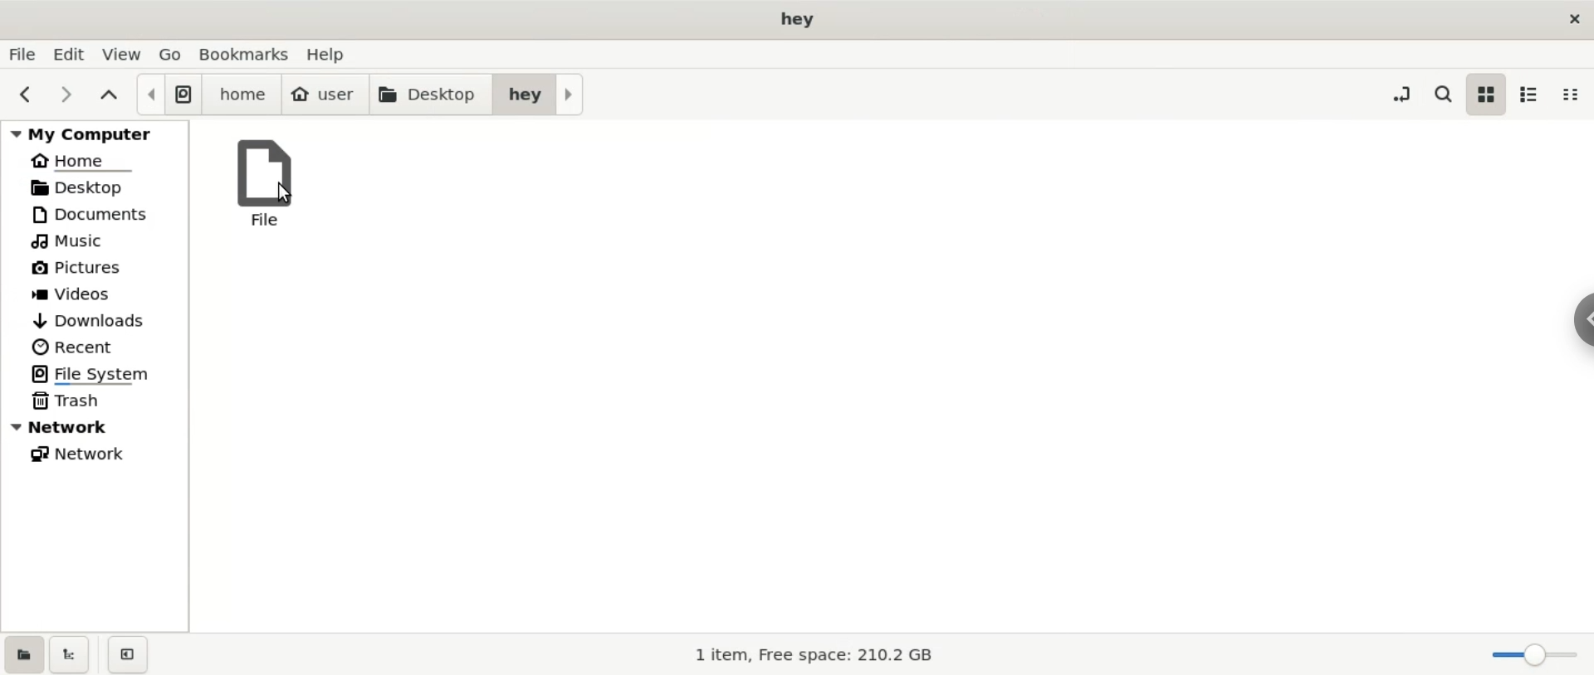  Describe the element at coordinates (27, 95) in the screenshot. I see `previous` at that location.